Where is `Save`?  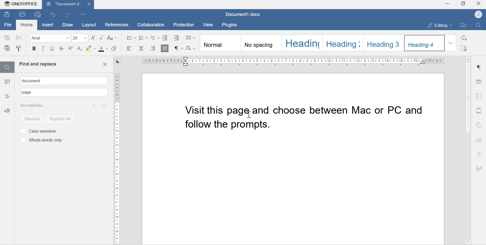 Save is located at coordinates (7, 15).